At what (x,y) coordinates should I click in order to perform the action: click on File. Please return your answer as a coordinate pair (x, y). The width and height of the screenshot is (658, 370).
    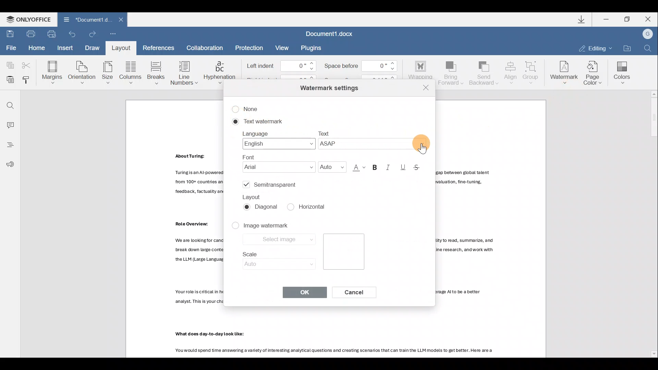
    Looking at the image, I should click on (10, 48).